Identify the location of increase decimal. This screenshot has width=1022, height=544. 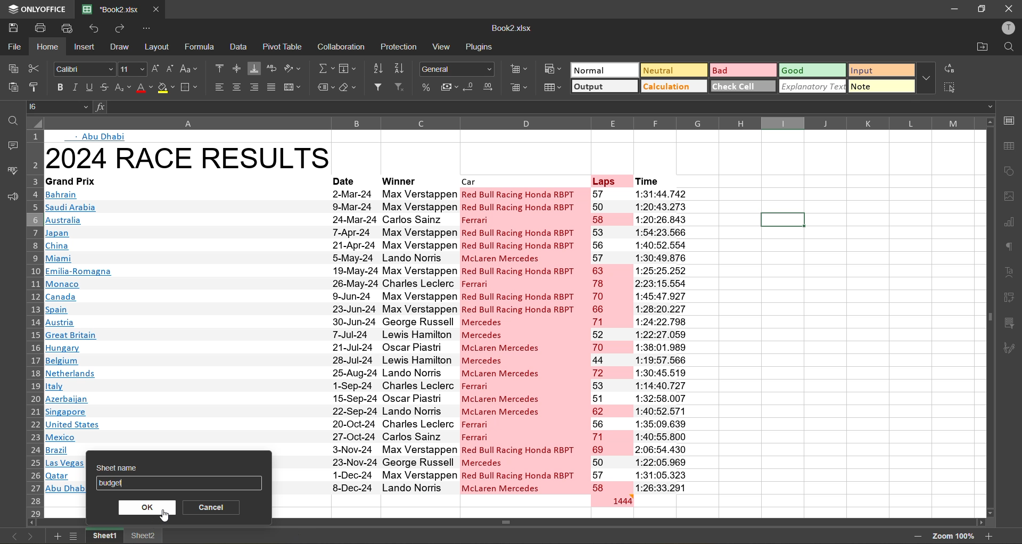
(491, 87).